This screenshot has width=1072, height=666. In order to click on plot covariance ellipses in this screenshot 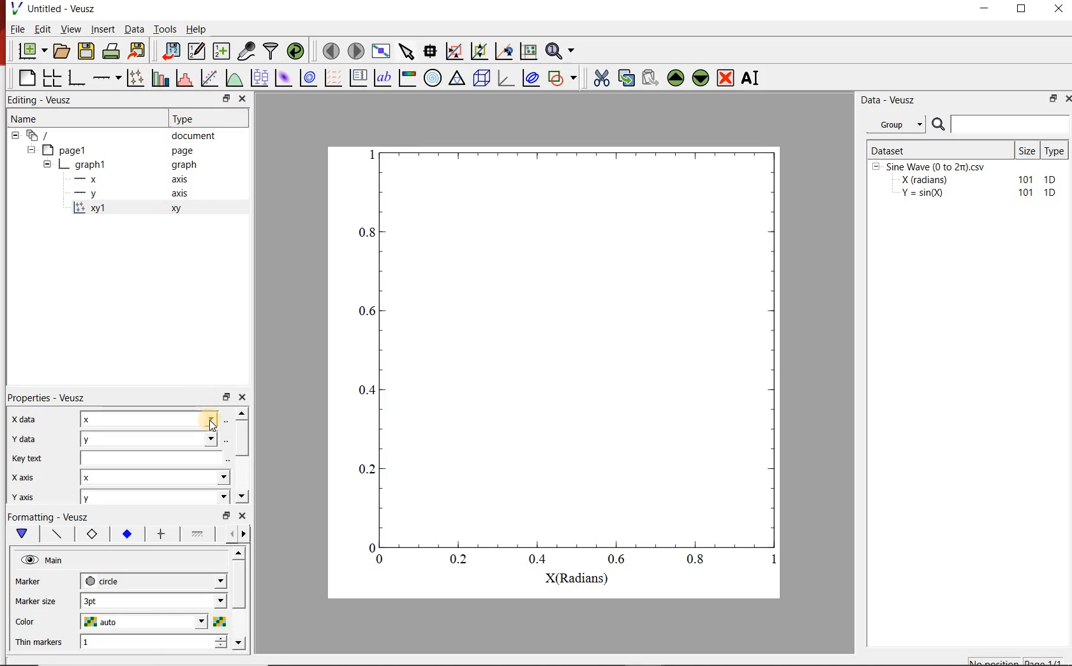, I will do `click(530, 77)`.